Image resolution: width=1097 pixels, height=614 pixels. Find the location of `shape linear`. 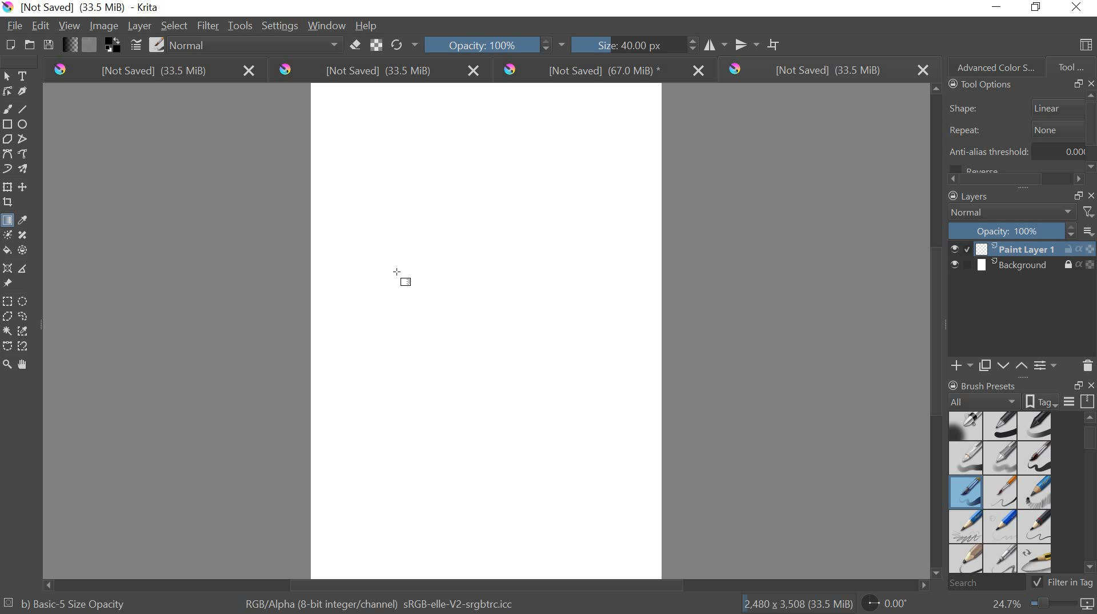

shape linear is located at coordinates (1020, 106).